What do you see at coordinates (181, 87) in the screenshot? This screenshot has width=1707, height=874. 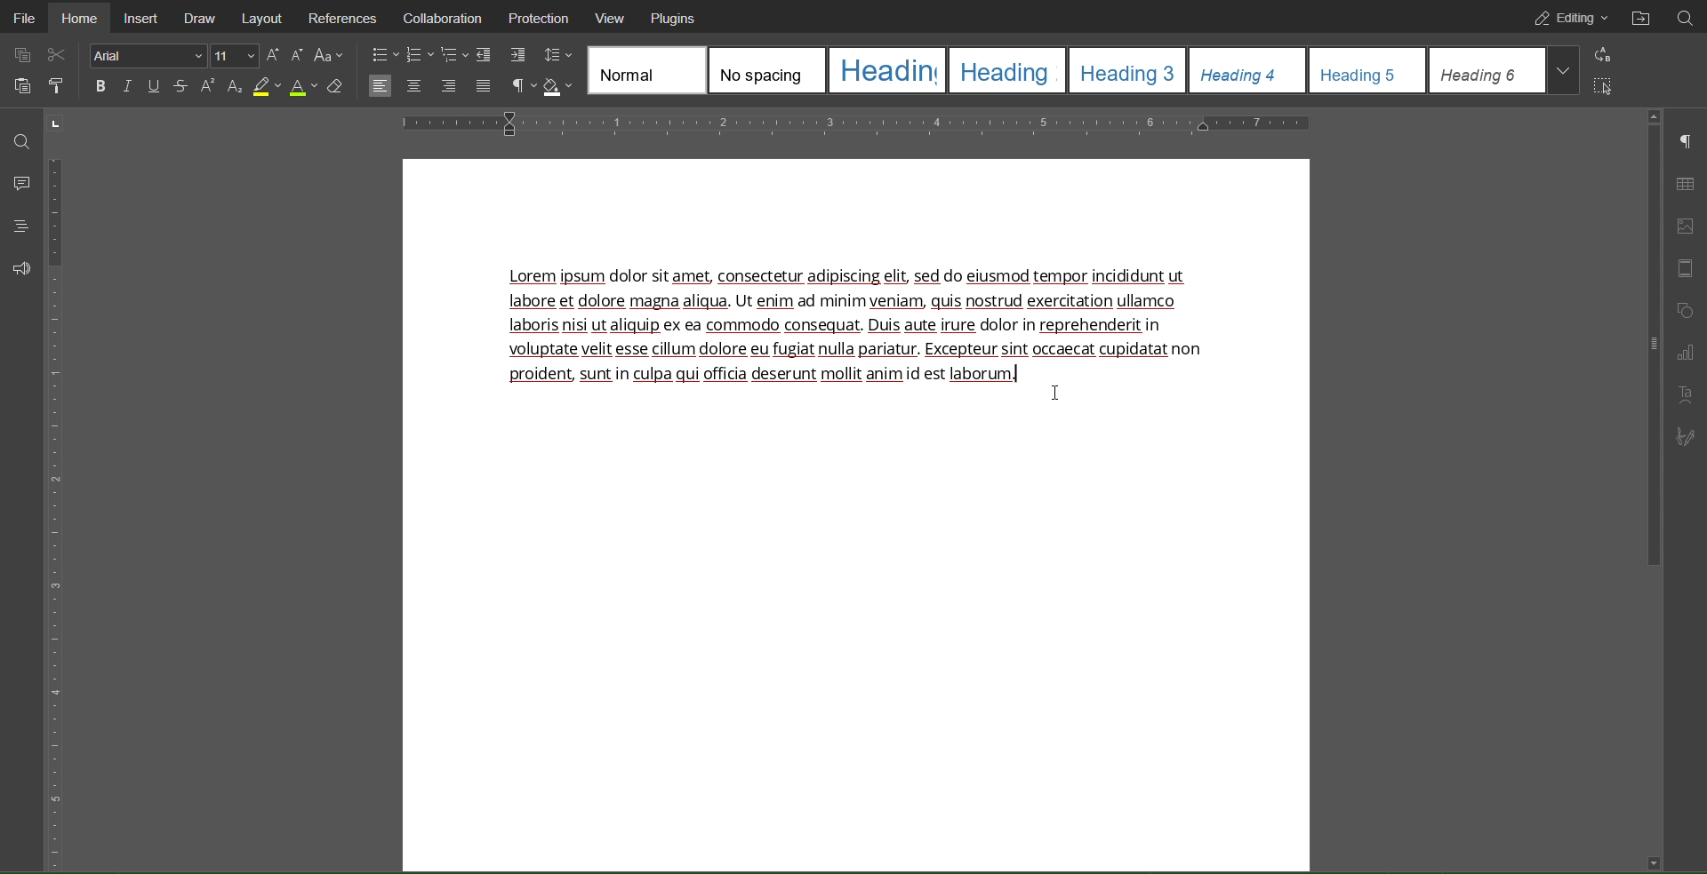 I see `Strikeout` at bounding box center [181, 87].